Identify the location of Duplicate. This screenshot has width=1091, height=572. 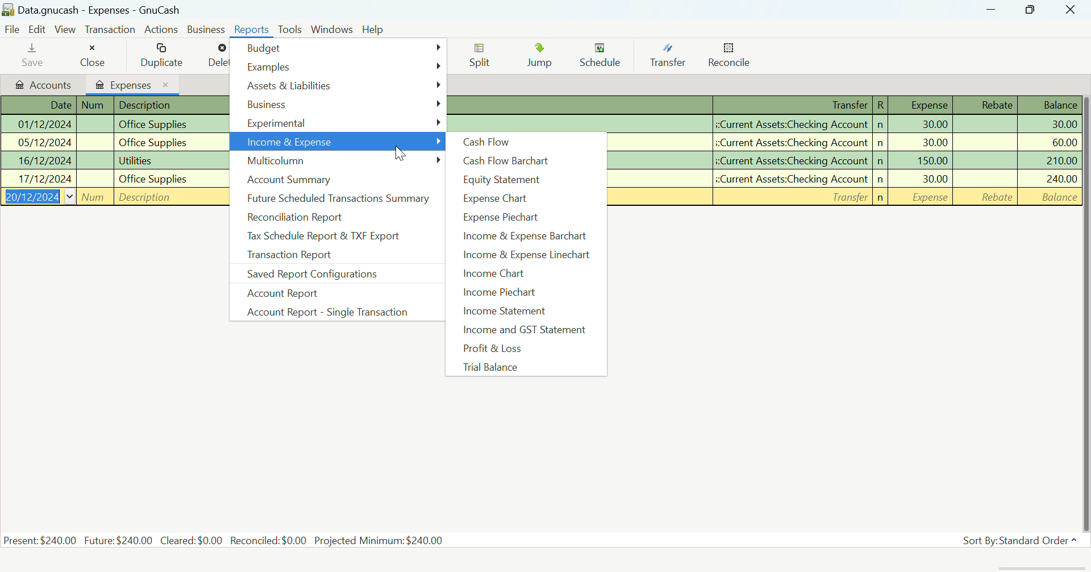
(164, 55).